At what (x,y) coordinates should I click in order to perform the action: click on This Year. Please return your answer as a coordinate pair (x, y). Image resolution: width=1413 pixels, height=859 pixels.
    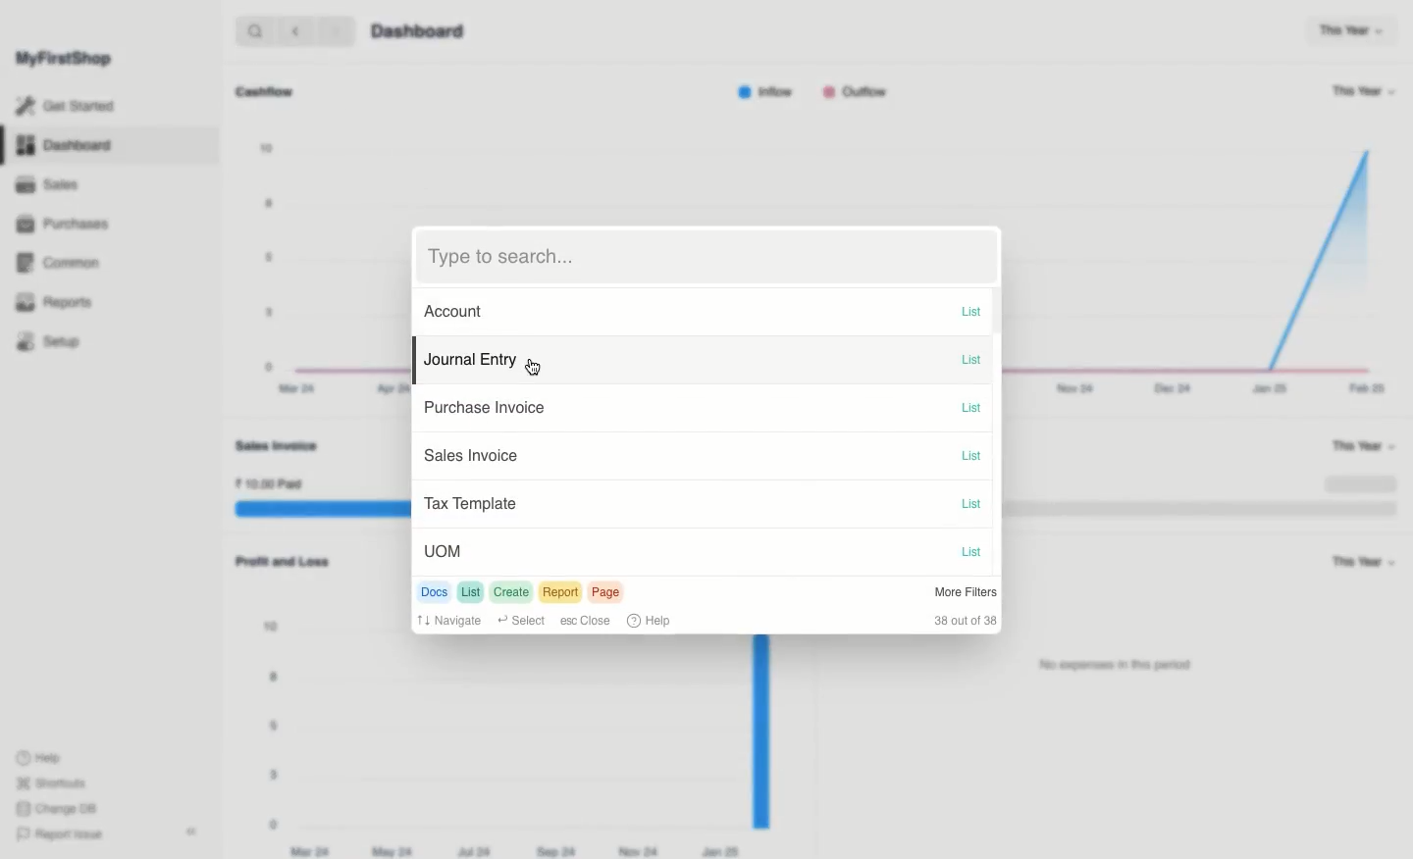
    Looking at the image, I should click on (1357, 448).